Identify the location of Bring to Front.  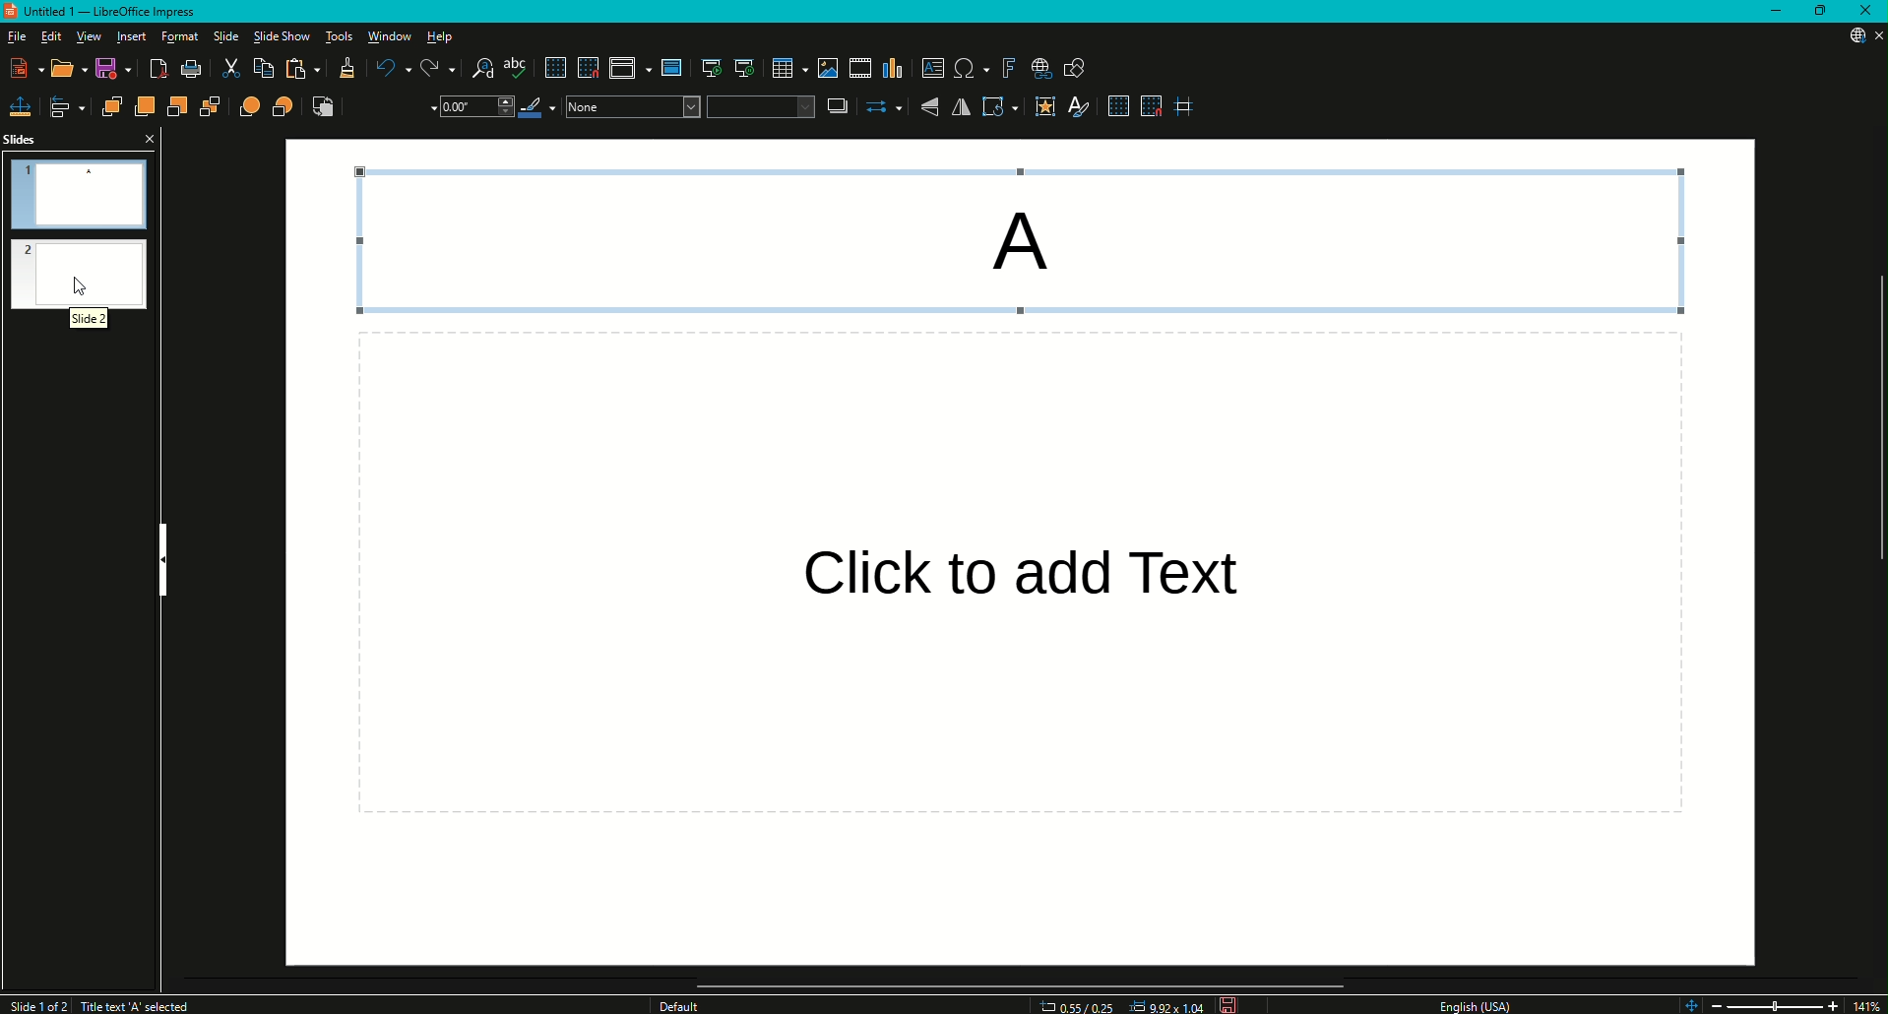
(108, 106).